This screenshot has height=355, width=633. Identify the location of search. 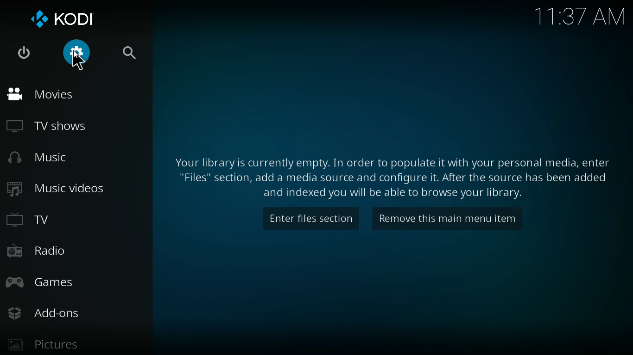
(129, 53).